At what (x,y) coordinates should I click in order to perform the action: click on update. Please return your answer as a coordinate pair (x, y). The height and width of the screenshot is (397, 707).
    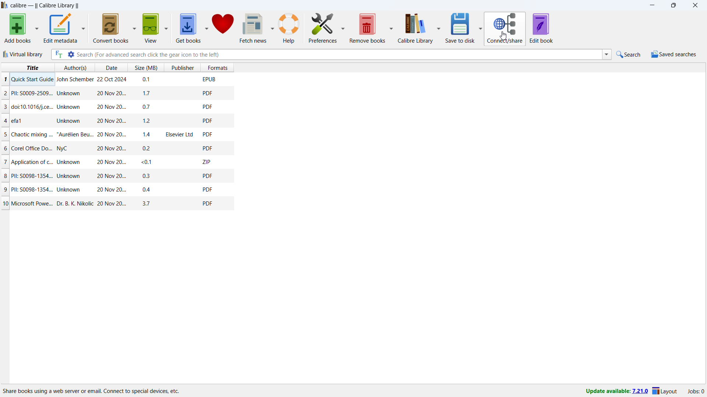
    Looking at the image, I should click on (616, 392).